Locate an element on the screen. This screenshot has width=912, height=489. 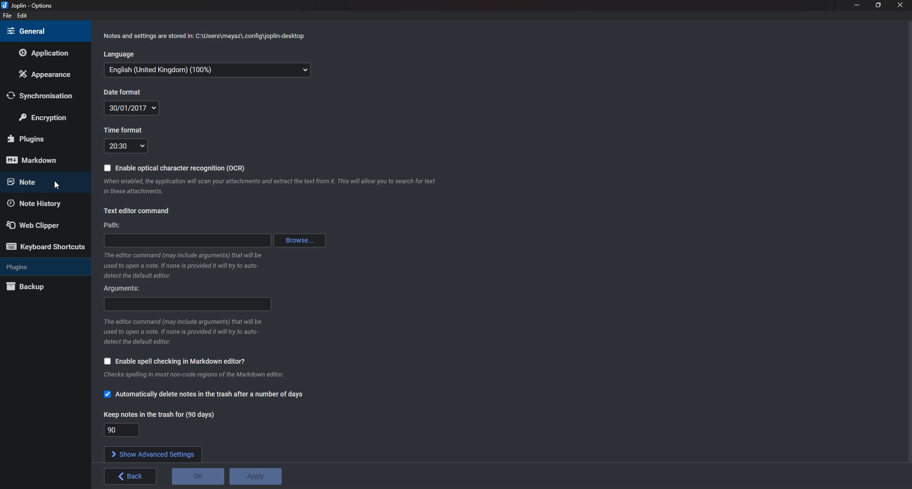
arguments is located at coordinates (187, 305).